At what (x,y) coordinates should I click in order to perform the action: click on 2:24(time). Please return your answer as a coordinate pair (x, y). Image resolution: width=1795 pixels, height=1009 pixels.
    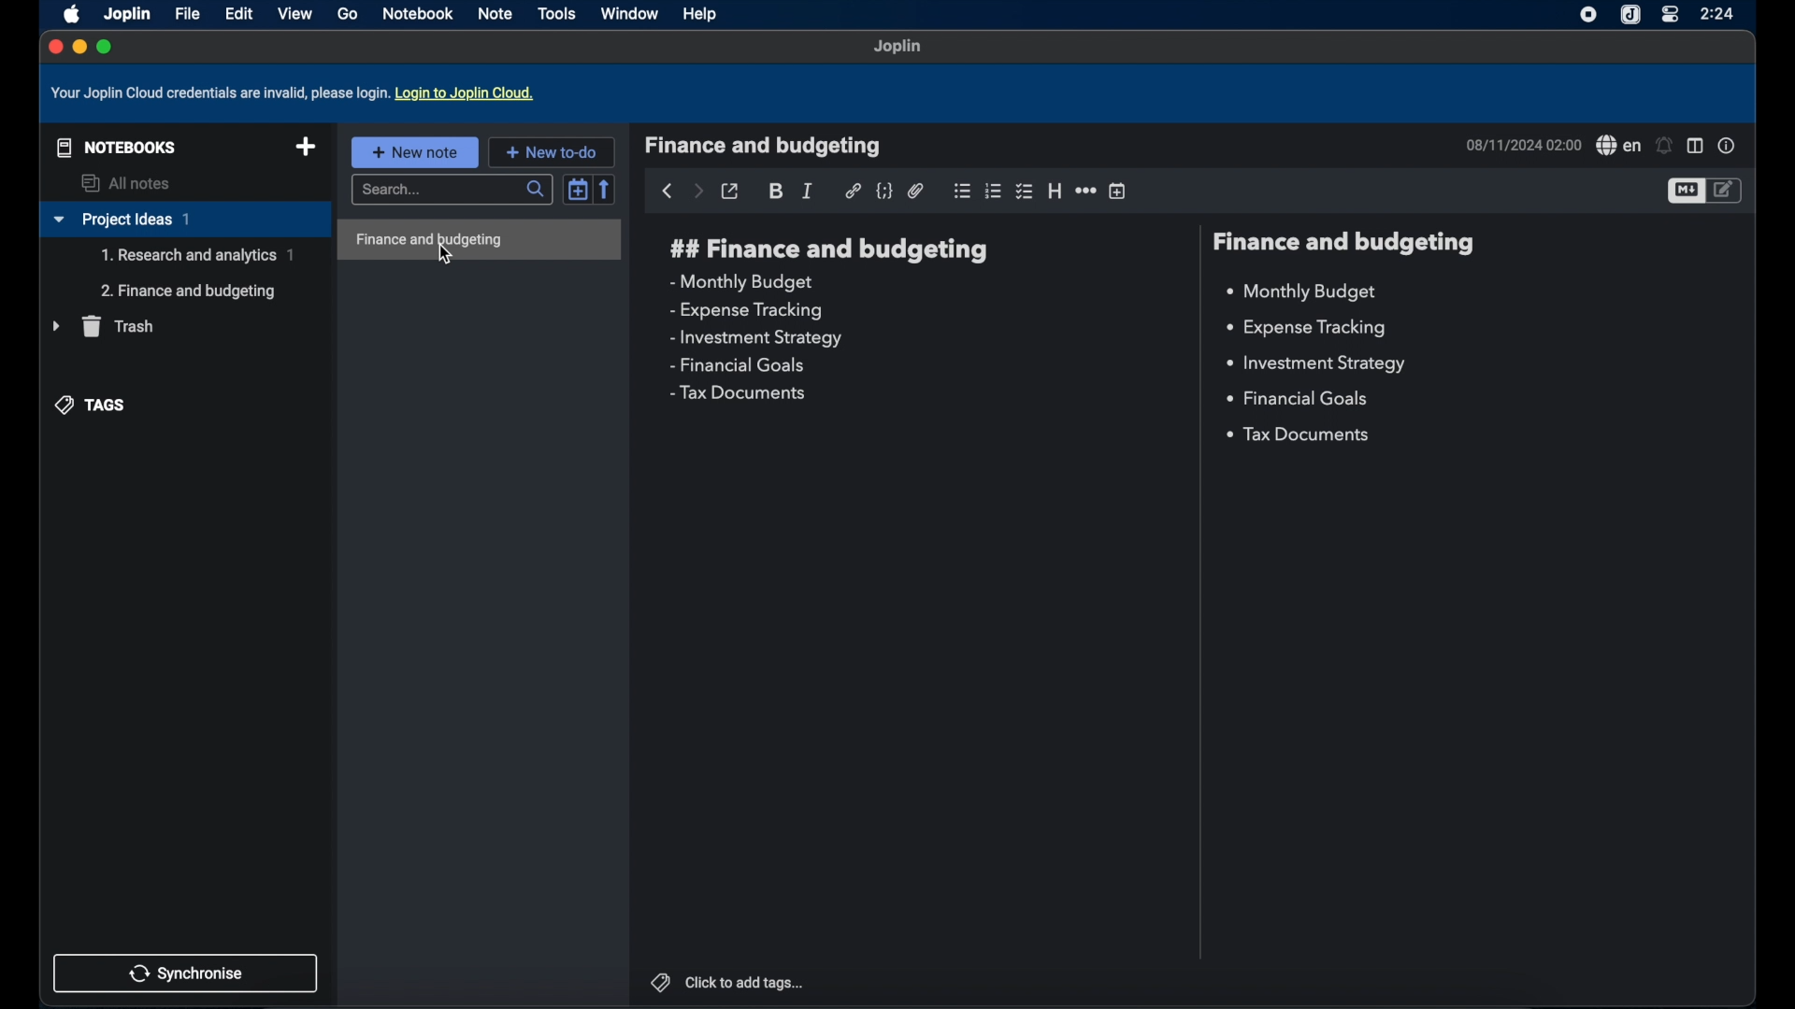
    Looking at the image, I should click on (1719, 13).